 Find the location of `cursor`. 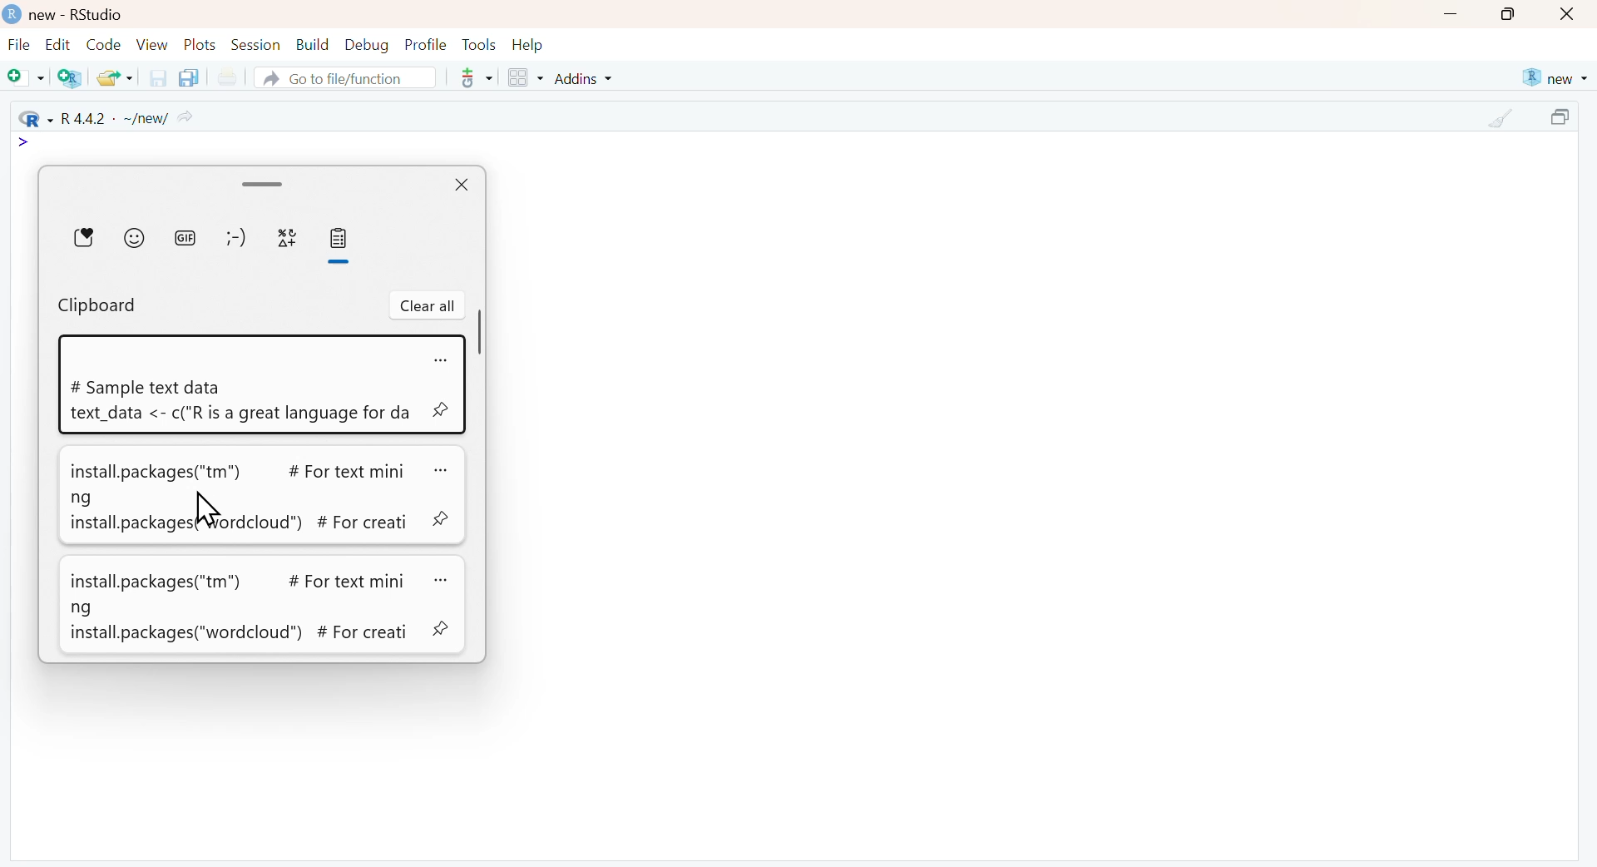

cursor is located at coordinates (209, 509).